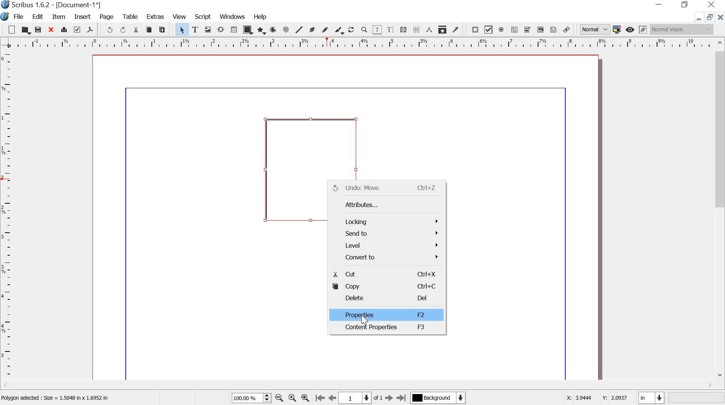  I want to click on pdf text field, so click(515, 29).